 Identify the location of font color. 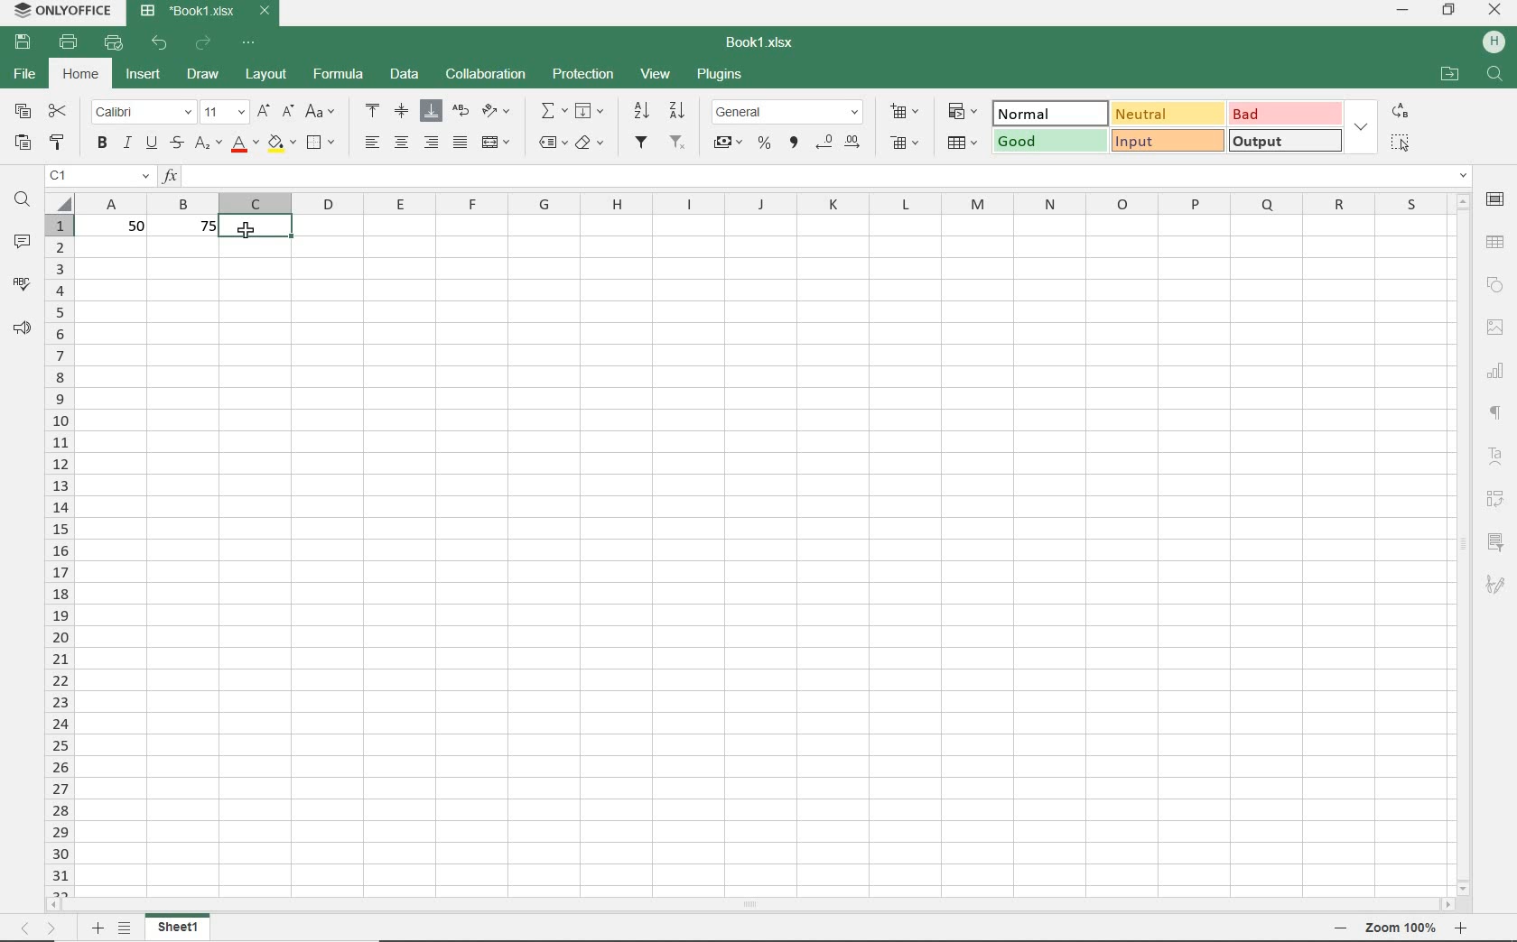
(242, 143).